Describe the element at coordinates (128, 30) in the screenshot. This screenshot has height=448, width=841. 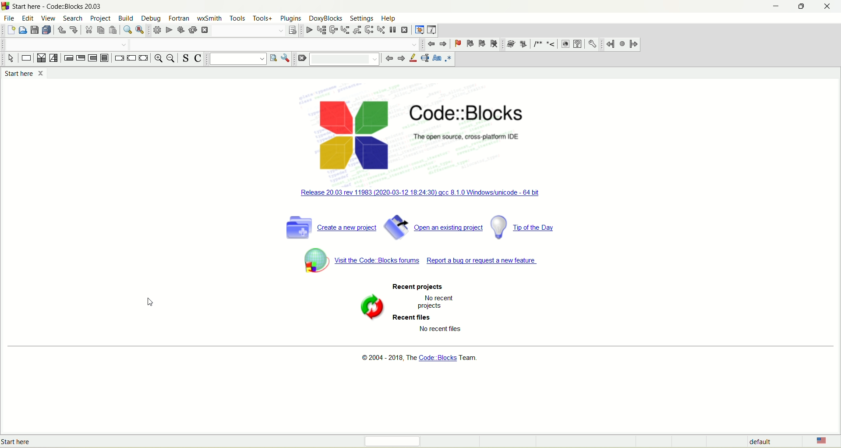
I see `find` at that location.